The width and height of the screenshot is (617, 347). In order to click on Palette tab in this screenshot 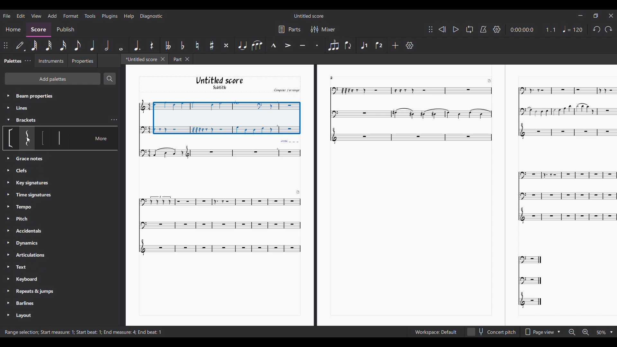, I will do `click(12, 60)`.